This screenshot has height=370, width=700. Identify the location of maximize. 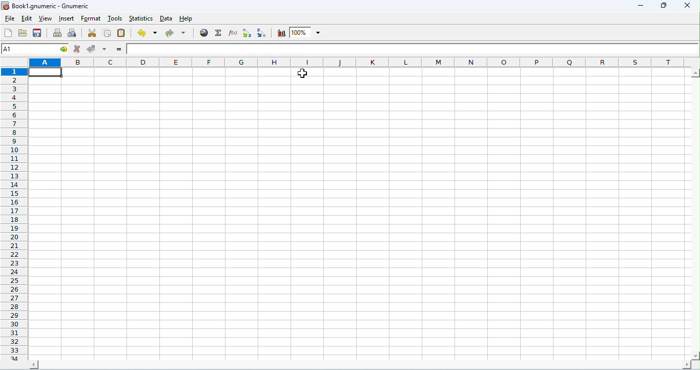
(663, 5).